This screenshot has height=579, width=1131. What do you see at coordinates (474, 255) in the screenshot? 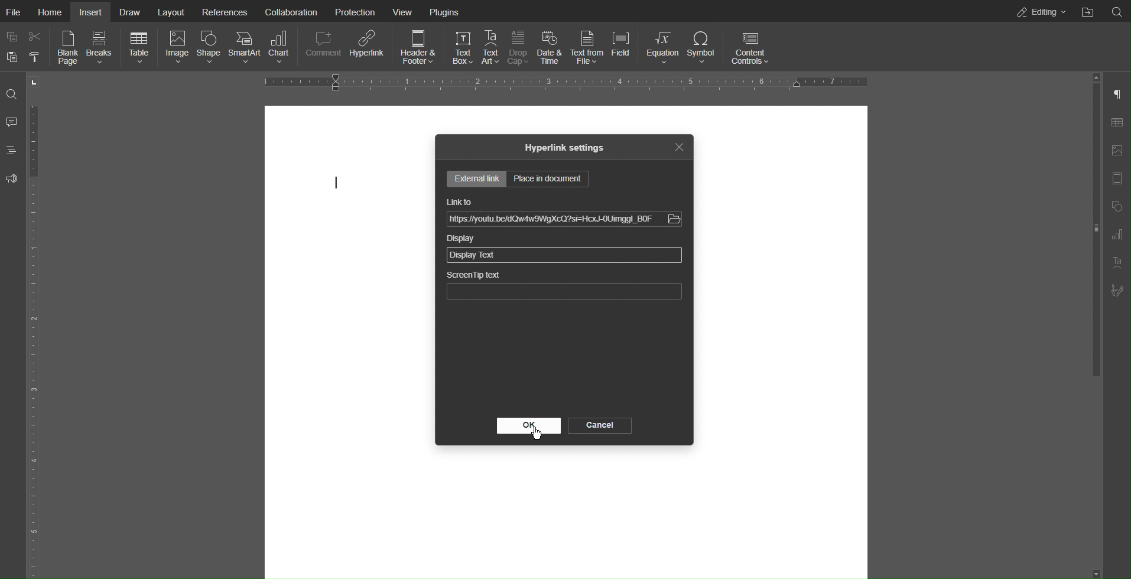
I see `Display Text` at bounding box center [474, 255].